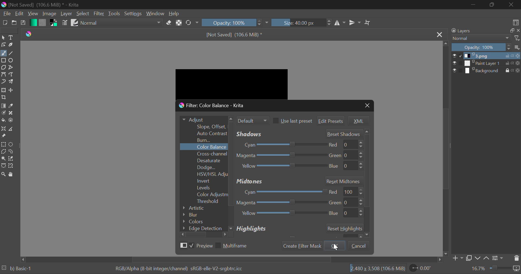 The height and width of the screenshot is (274, 521). I want to click on Bezier Curve Selection, so click(4, 165).